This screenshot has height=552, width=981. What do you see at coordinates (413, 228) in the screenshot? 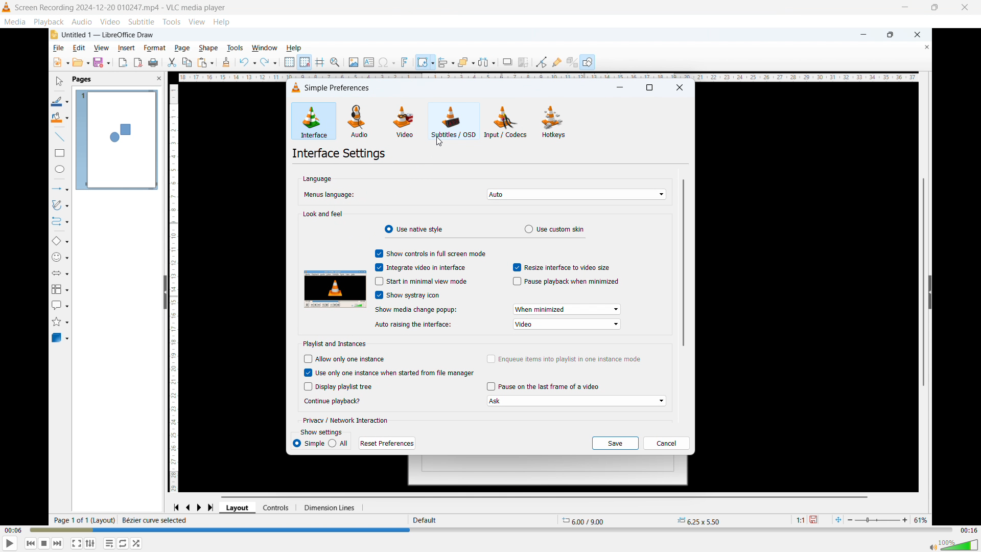
I see `Use native style ` at bounding box center [413, 228].